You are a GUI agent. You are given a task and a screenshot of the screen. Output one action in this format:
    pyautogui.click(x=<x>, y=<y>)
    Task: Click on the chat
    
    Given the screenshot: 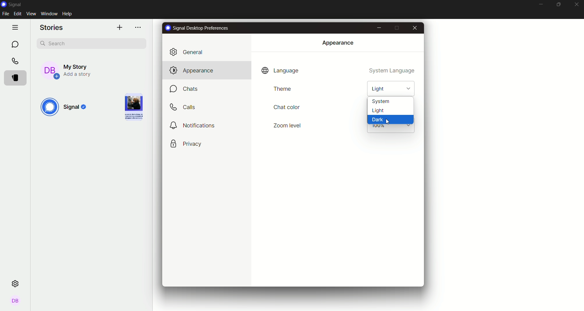 What is the action you would take?
    pyautogui.click(x=15, y=44)
    